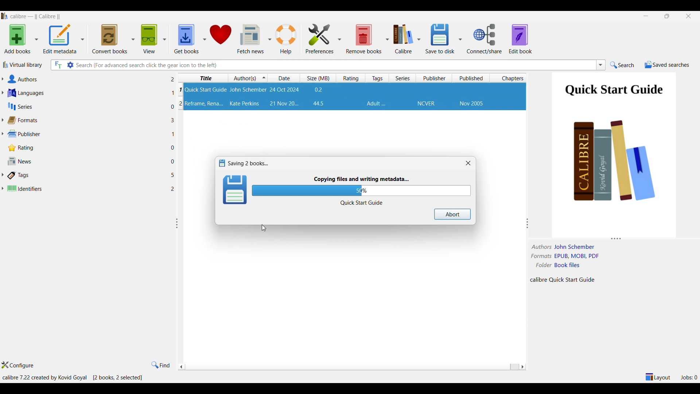 The width and height of the screenshot is (700, 394). I want to click on Logo and title of pop up, so click(248, 163).